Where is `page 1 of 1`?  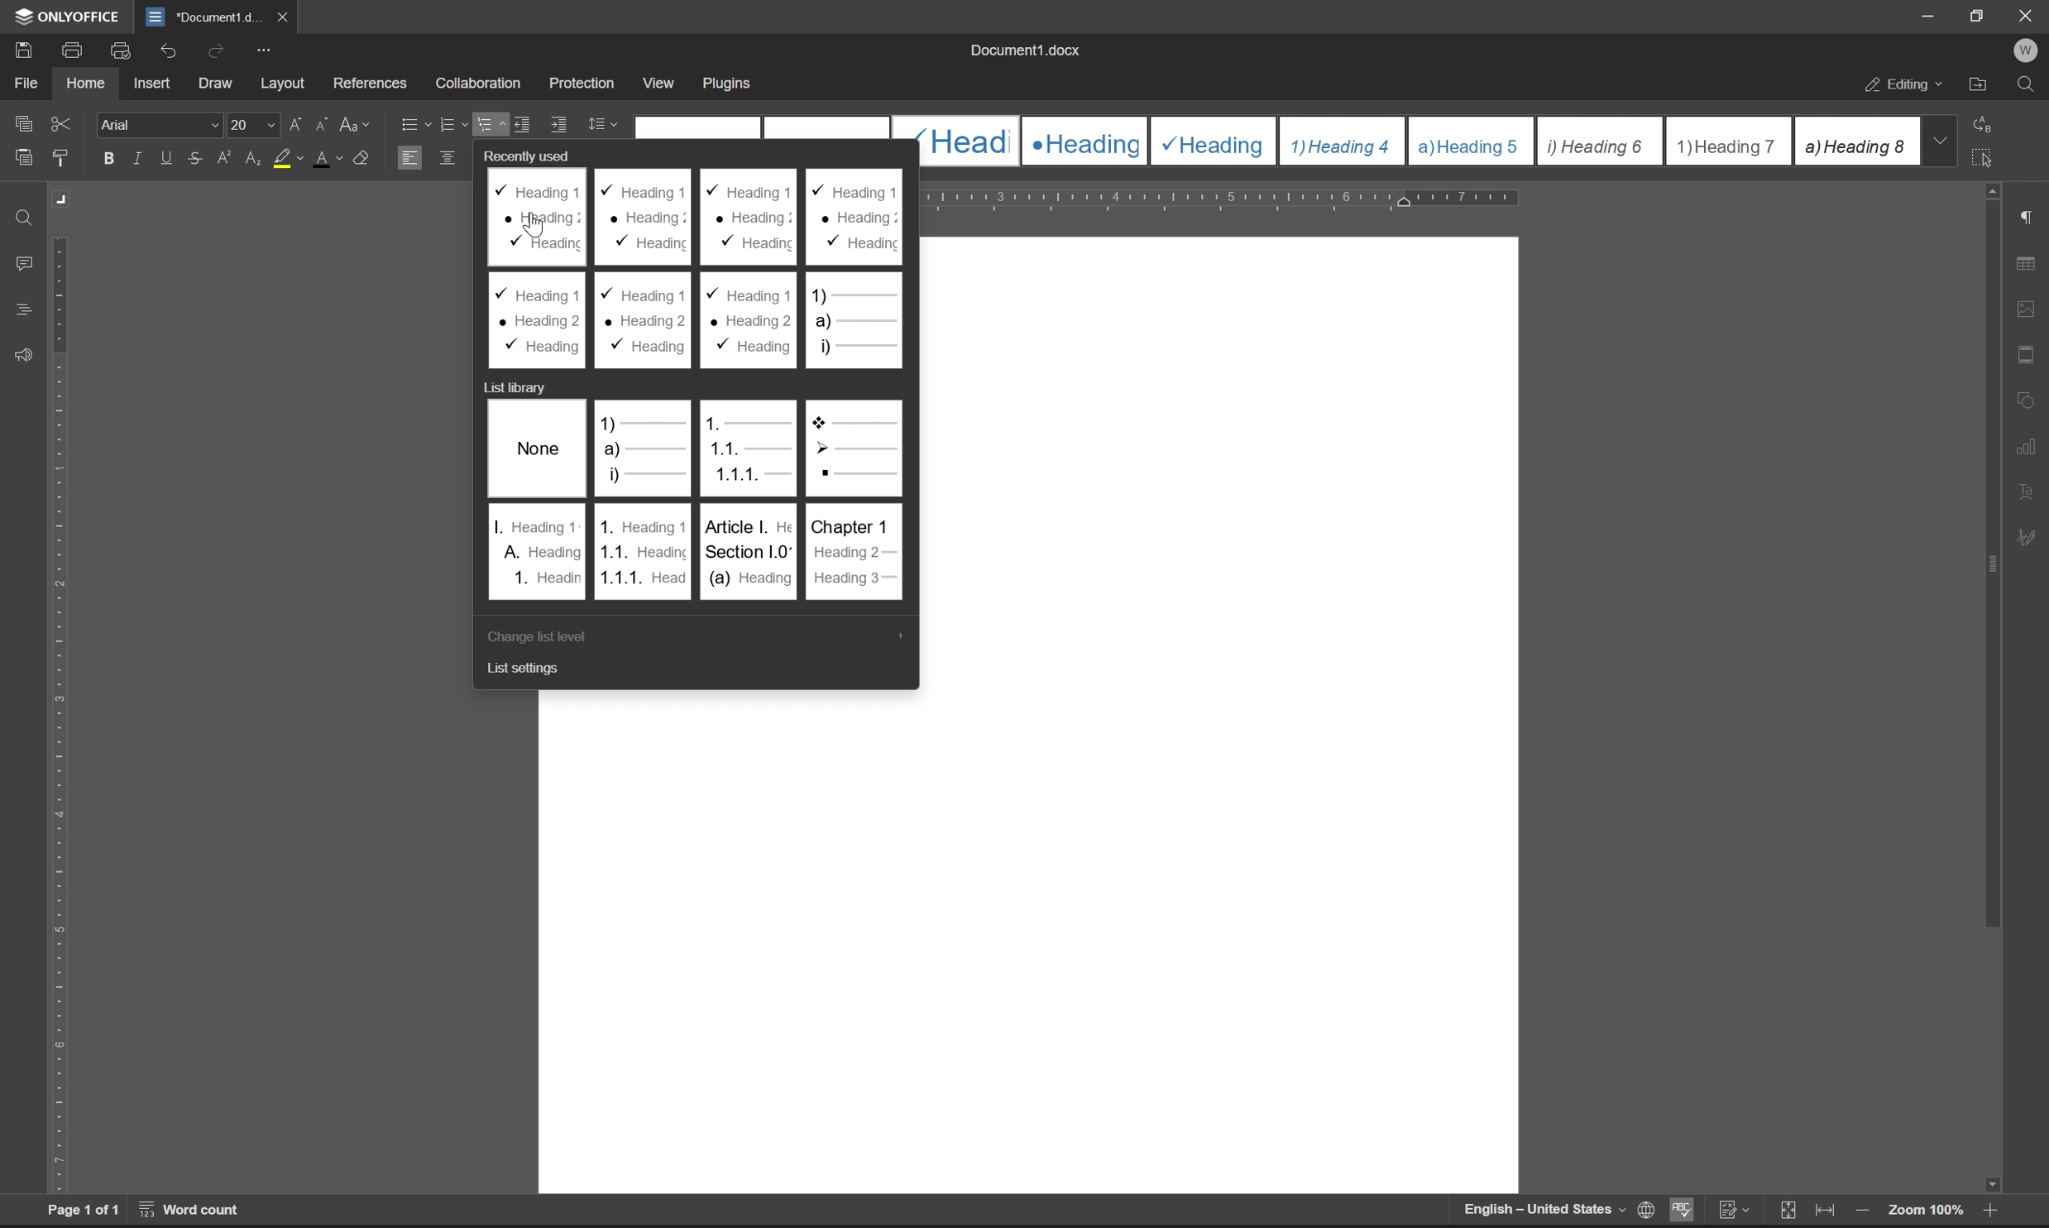 page 1 of 1 is located at coordinates (84, 1210).